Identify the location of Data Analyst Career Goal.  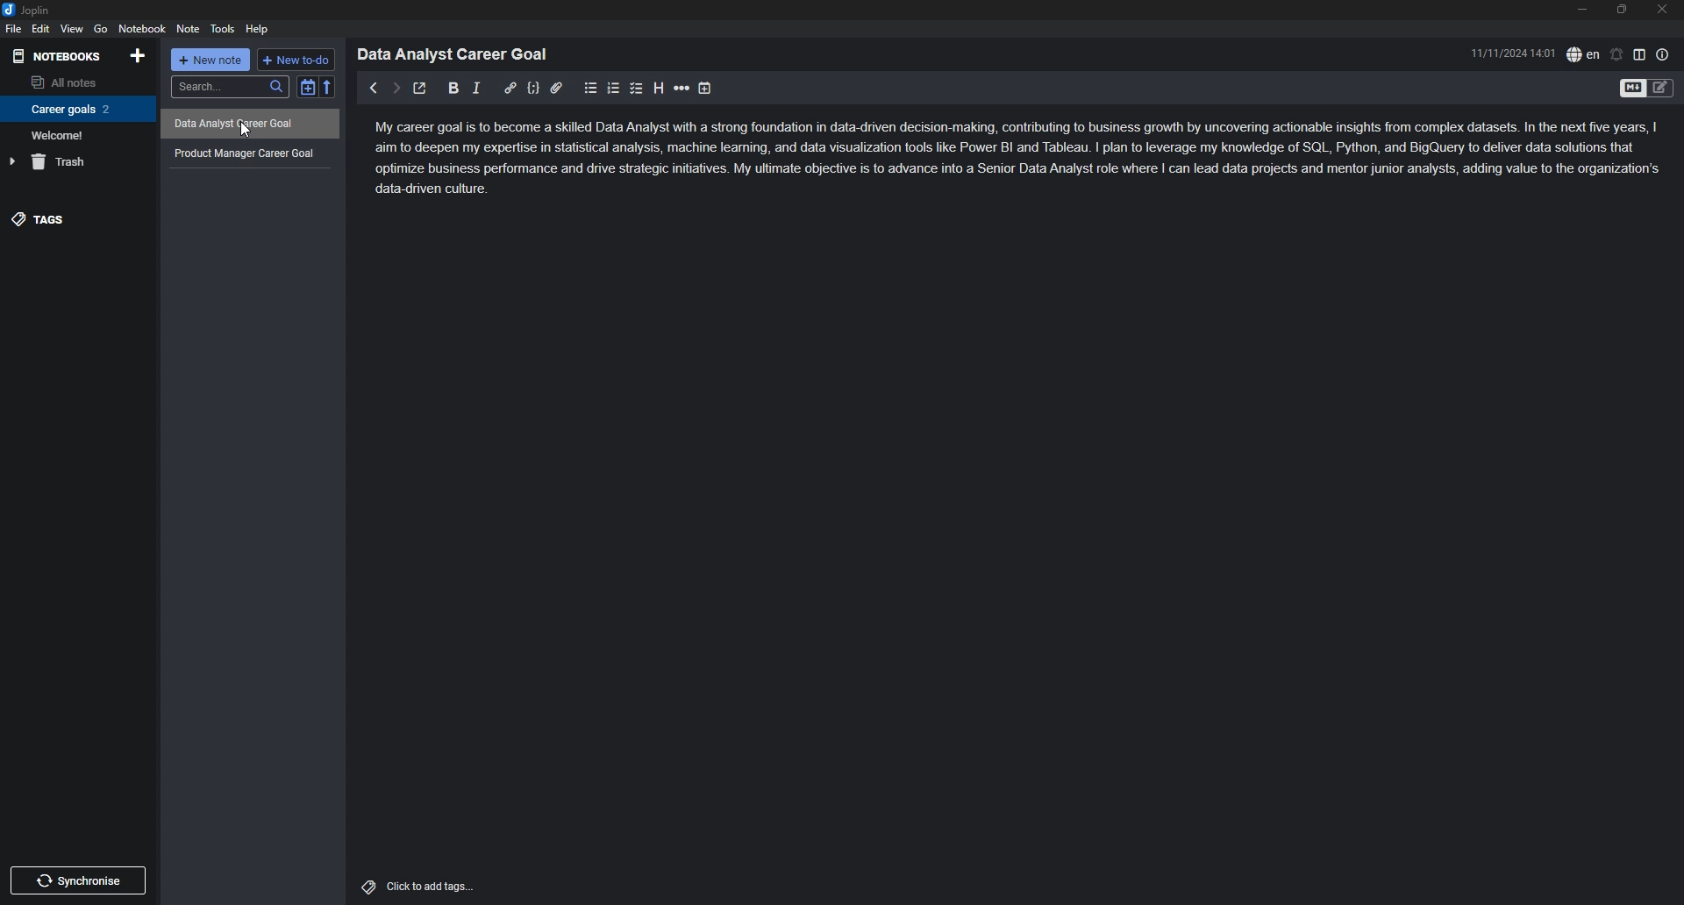
(249, 125).